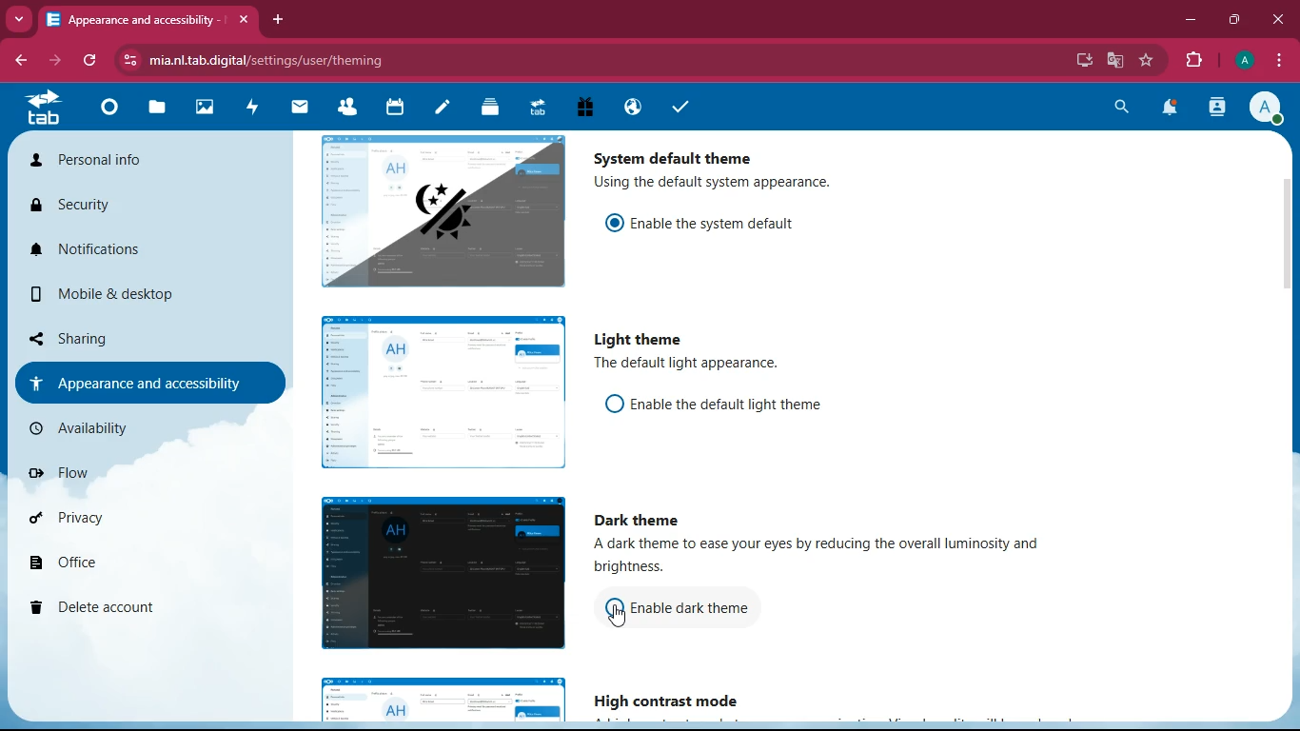 The image size is (1300, 731). What do you see at coordinates (439, 572) in the screenshot?
I see `image` at bounding box center [439, 572].